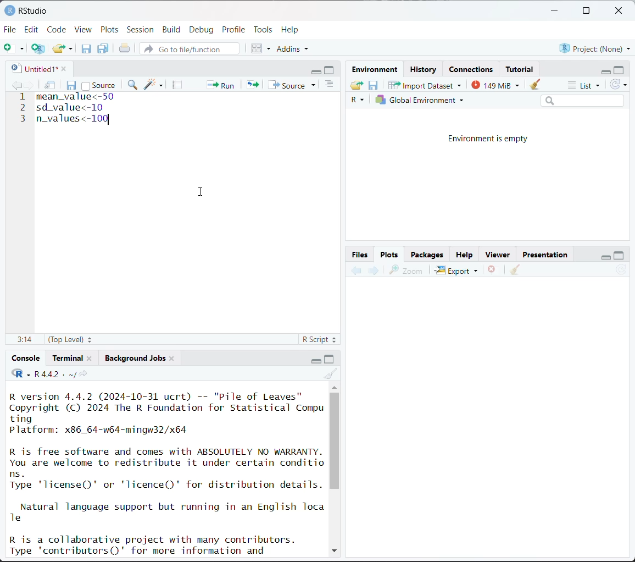  What do you see at coordinates (320, 341) in the screenshot?
I see `R script` at bounding box center [320, 341].